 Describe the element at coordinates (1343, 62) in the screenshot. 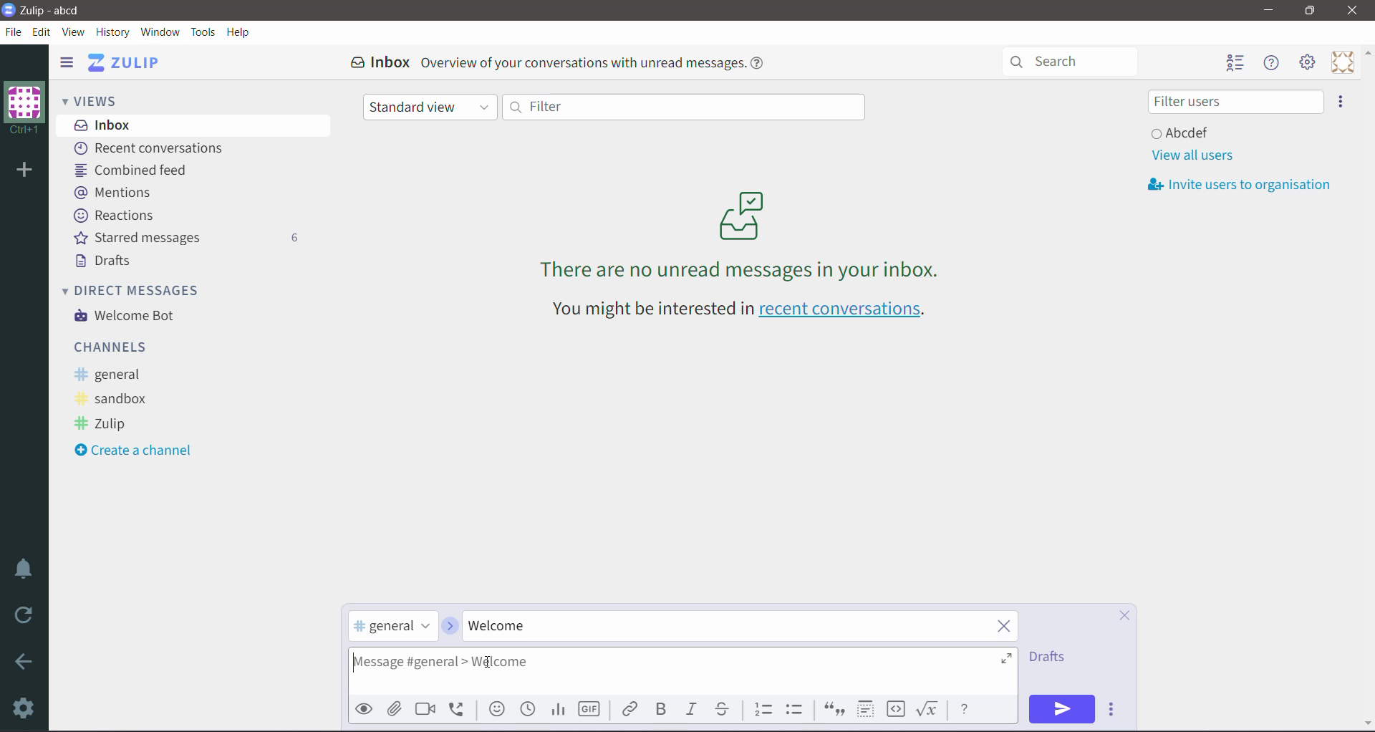

I see `Personal Menu` at that location.